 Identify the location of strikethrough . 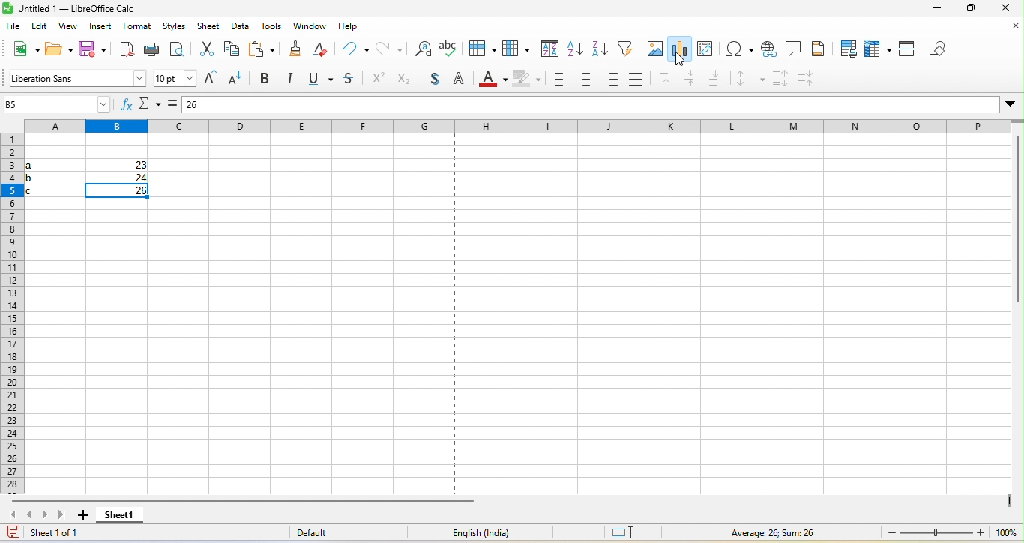
(349, 81).